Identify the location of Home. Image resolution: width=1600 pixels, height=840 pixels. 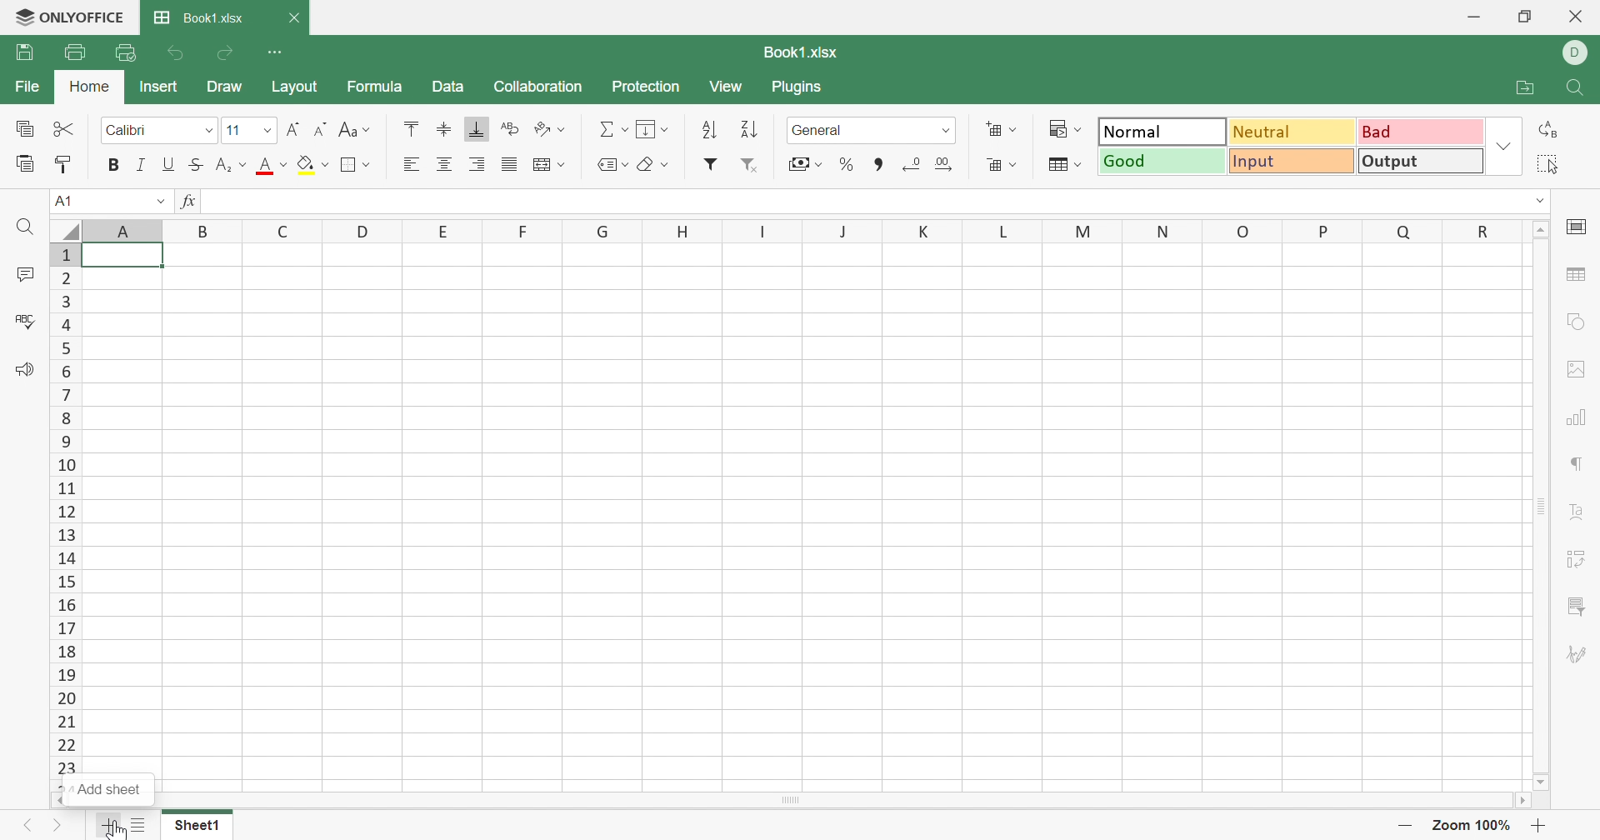
(86, 87).